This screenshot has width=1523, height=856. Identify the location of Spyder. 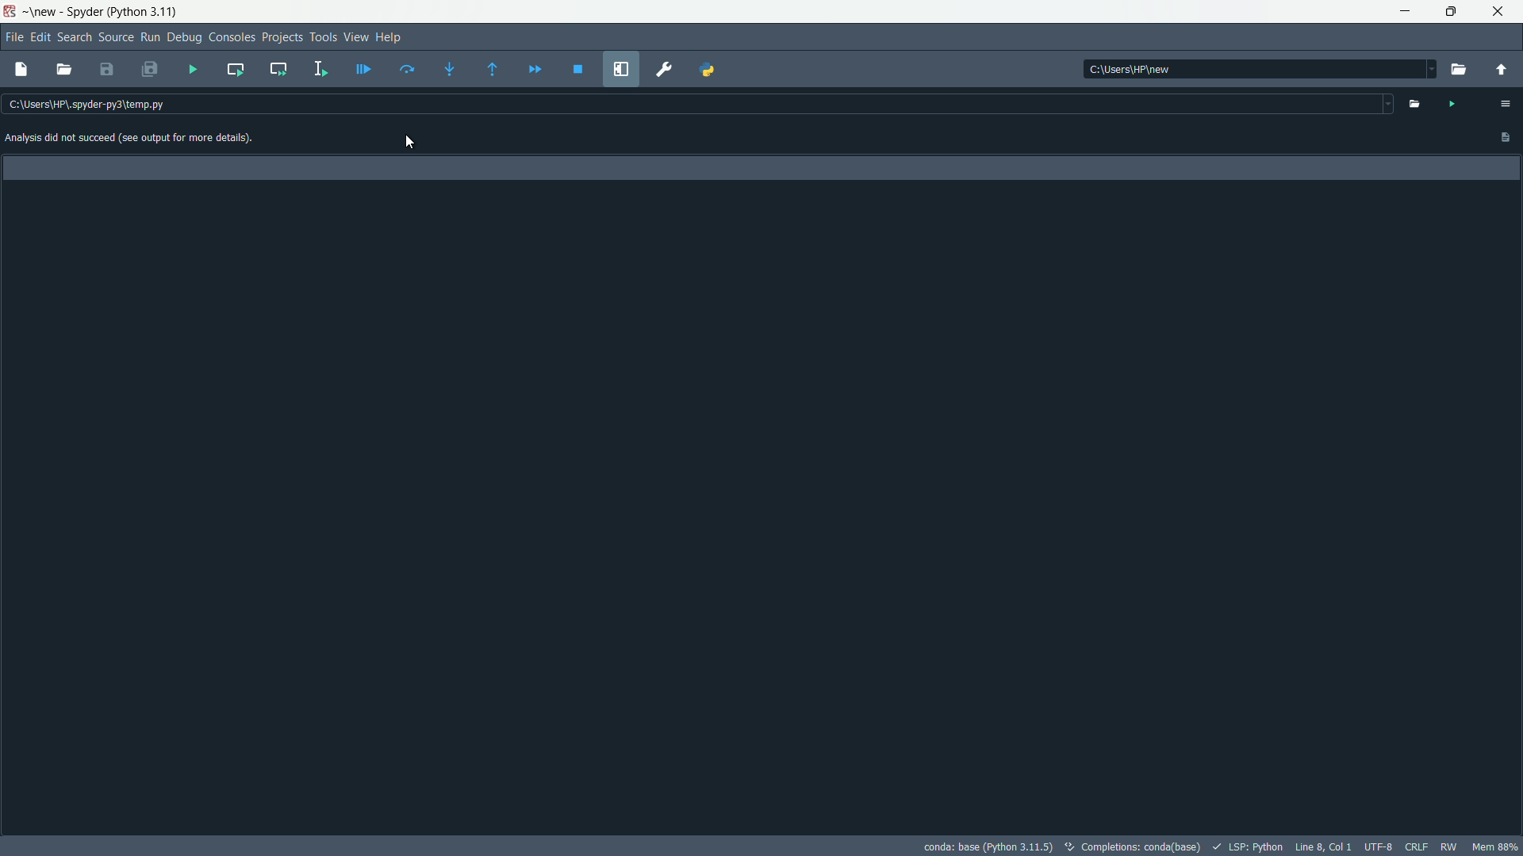
(82, 12).